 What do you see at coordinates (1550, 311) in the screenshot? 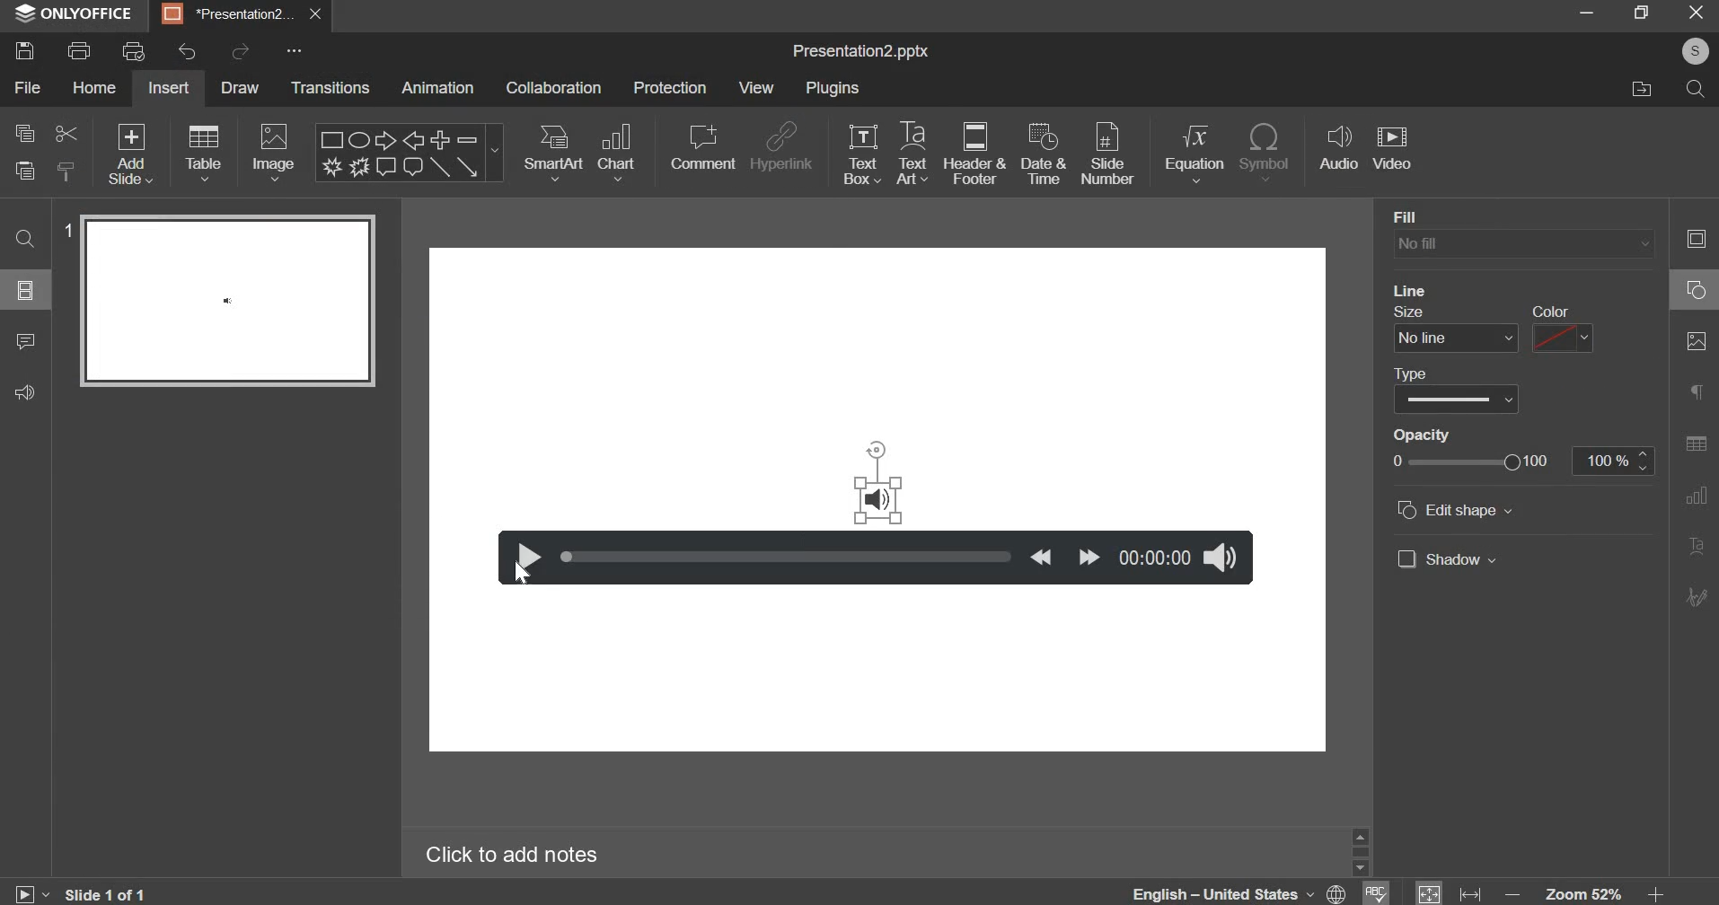
I see `color` at bounding box center [1550, 311].